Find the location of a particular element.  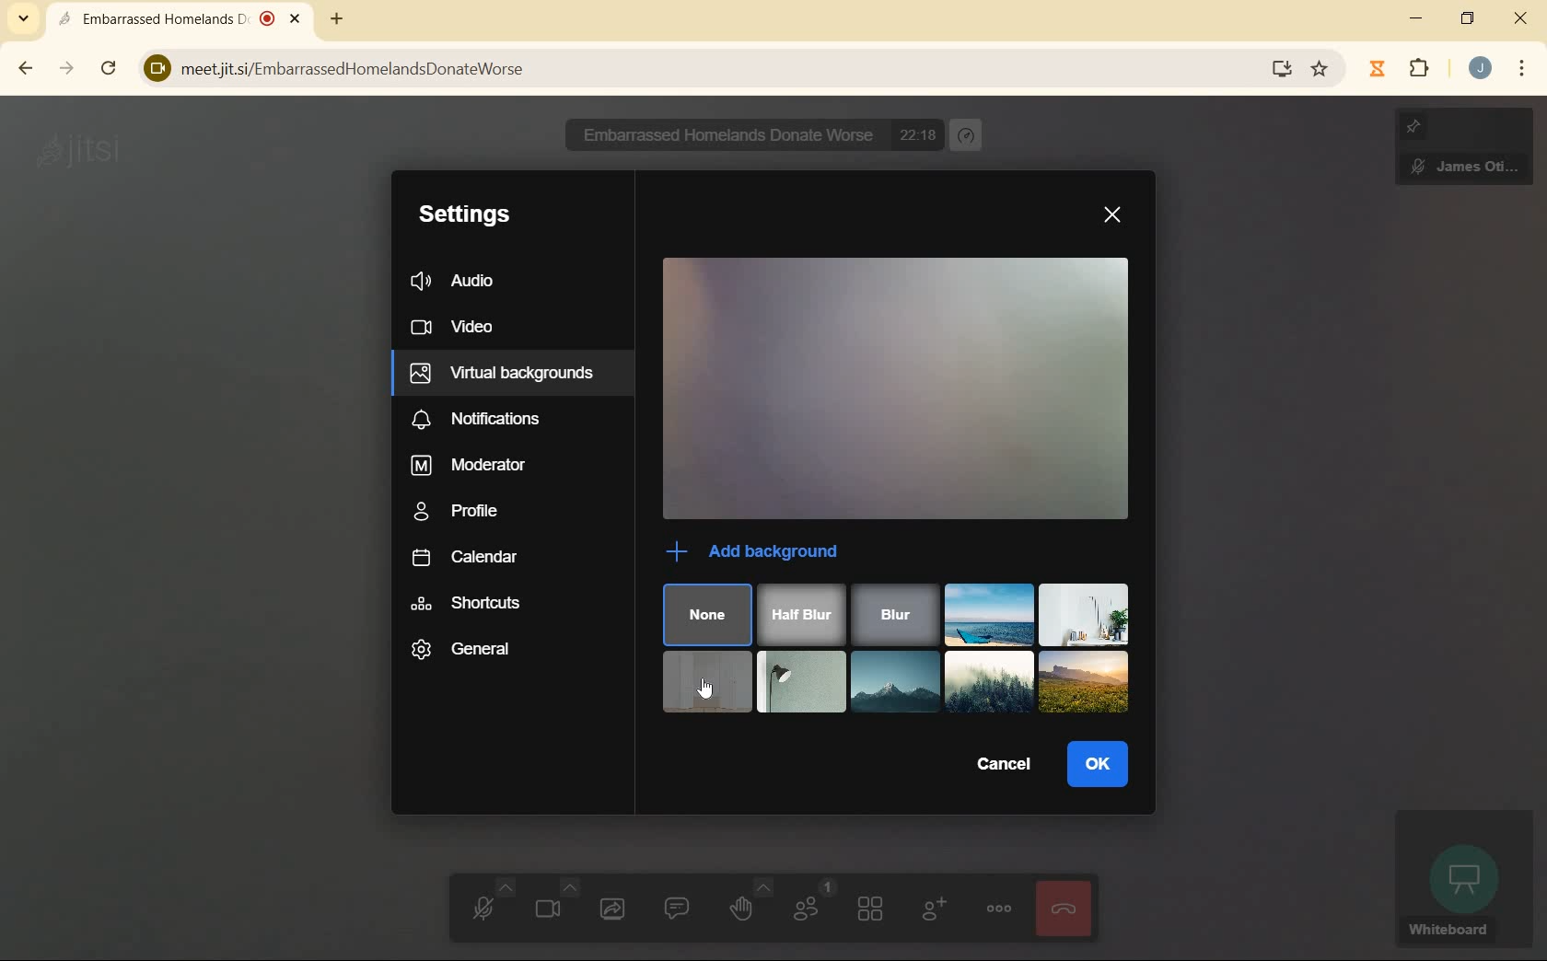

close is located at coordinates (1519, 18).